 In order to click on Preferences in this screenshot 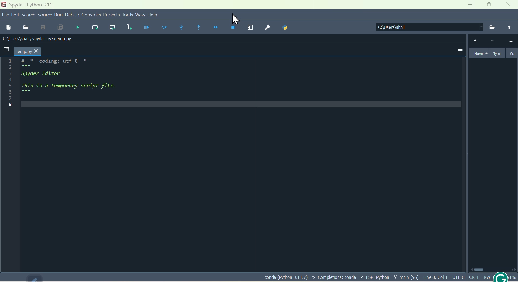, I will do `click(268, 27)`.